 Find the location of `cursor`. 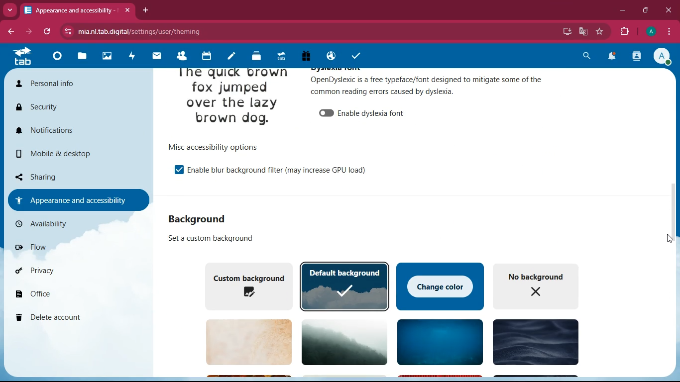

cursor is located at coordinates (667, 238).